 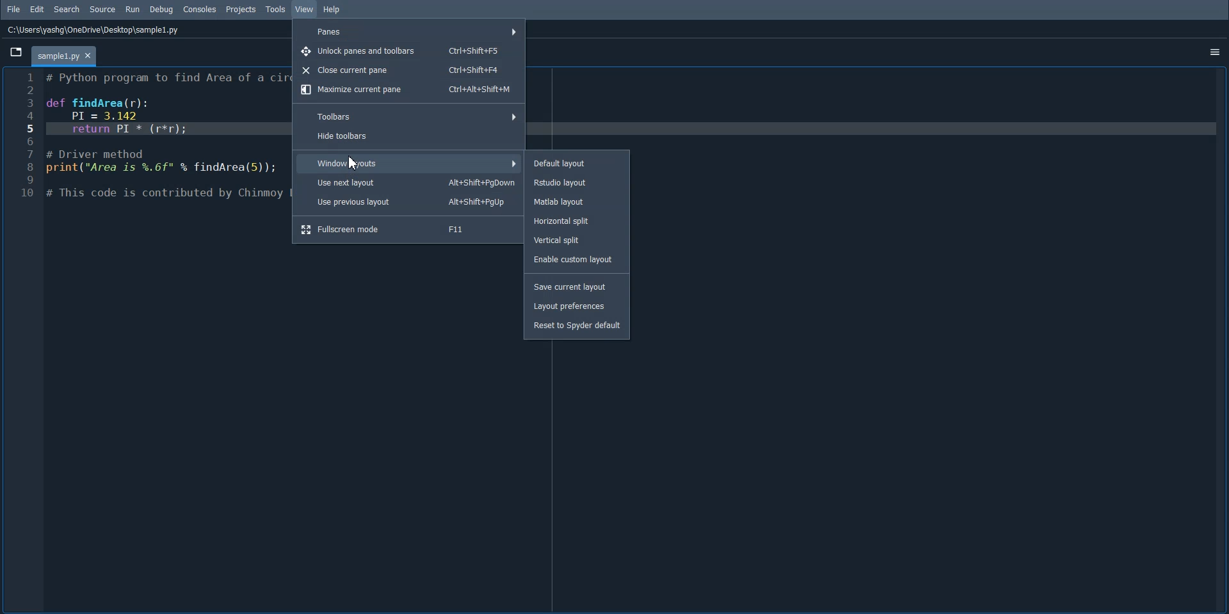 I want to click on Matlab layout, so click(x=577, y=201).